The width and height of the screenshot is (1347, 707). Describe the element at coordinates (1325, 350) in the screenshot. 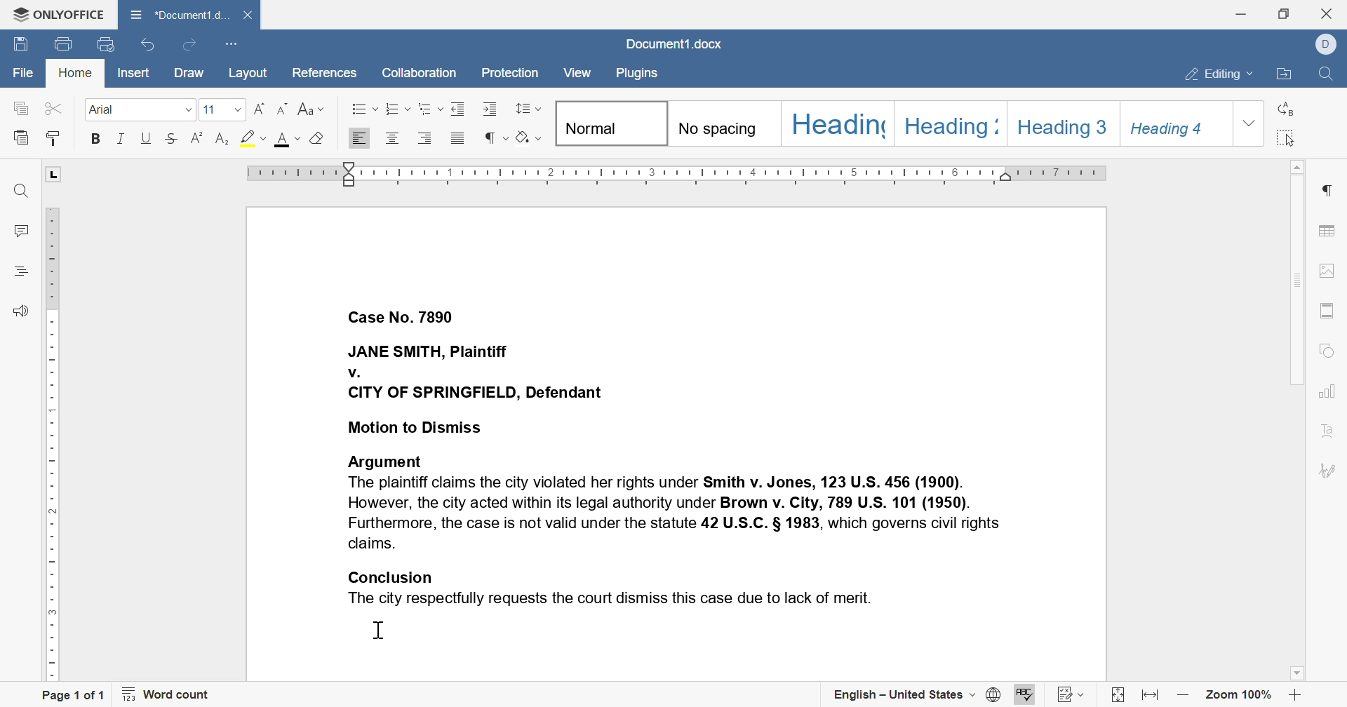

I see `shape settings` at that location.